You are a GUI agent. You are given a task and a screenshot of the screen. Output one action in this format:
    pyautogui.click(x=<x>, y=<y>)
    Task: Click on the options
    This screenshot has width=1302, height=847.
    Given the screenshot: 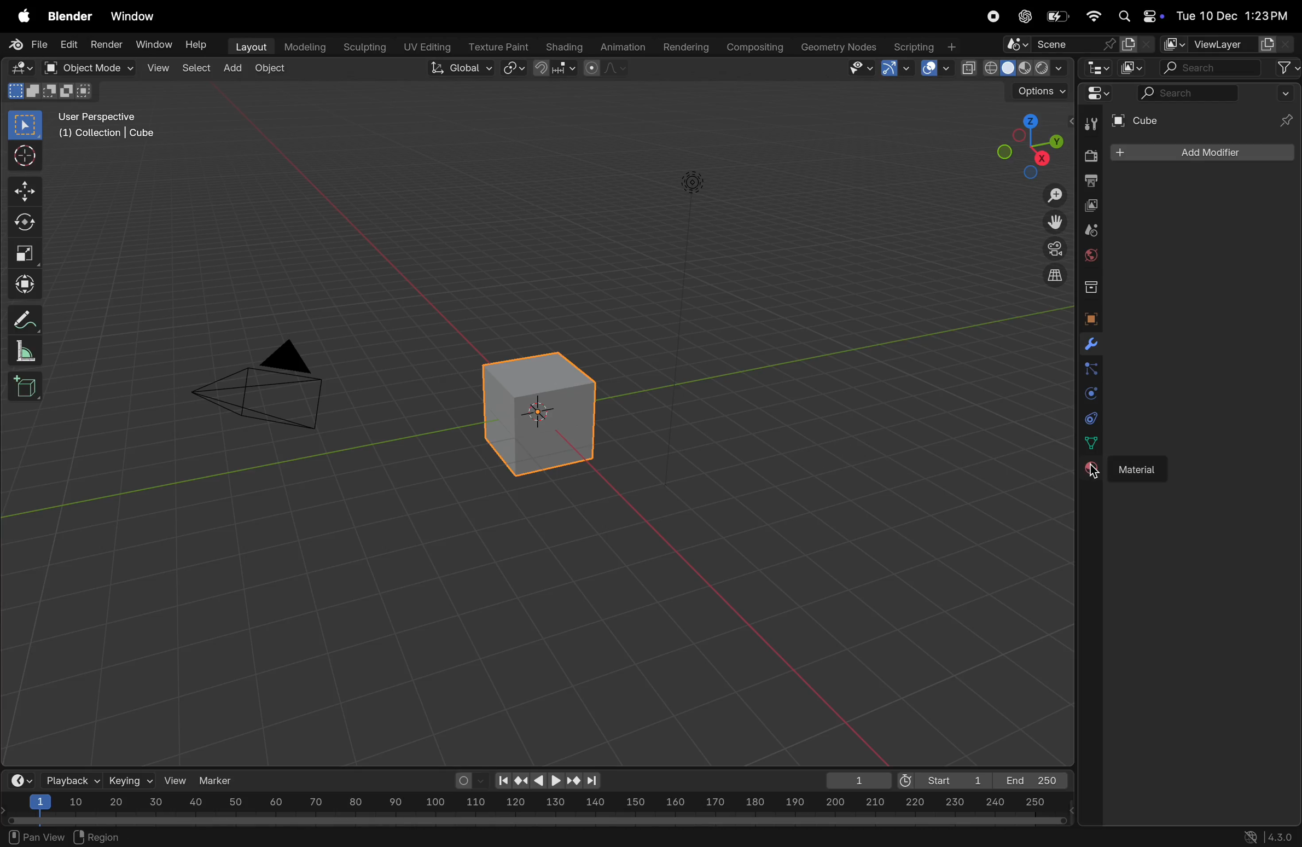 What is the action you would take?
    pyautogui.click(x=1033, y=91)
    